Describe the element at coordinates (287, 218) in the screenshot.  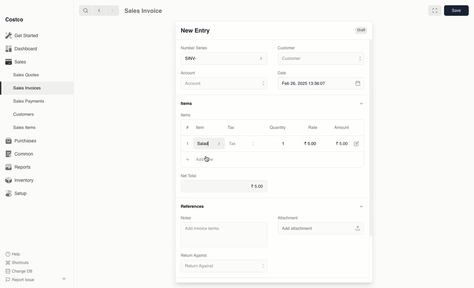
I see `Attachment` at that location.